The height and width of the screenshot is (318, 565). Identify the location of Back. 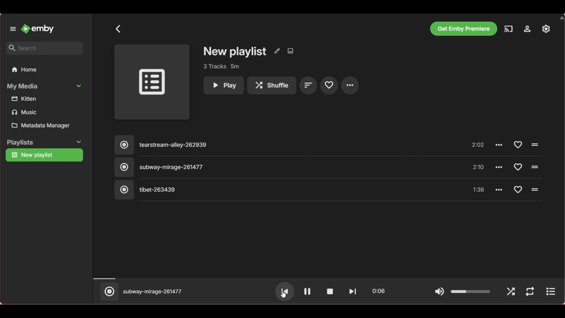
(118, 29).